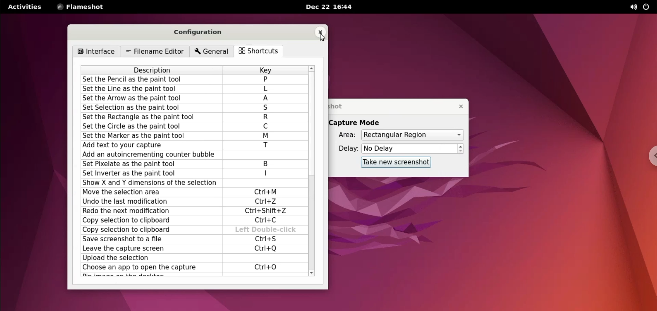  Describe the element at coordinates (266, 136) in the screenshot. I see `M ` at that location.